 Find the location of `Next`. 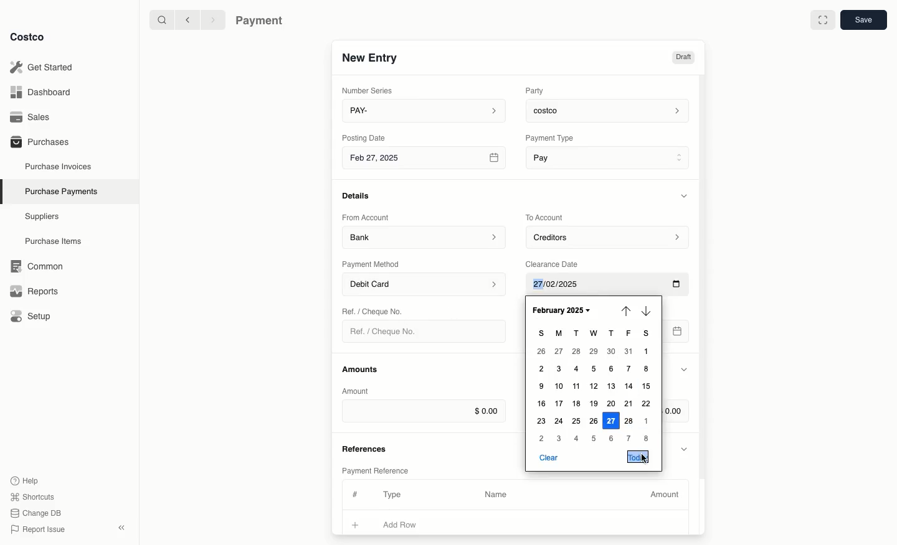

Next is located at coordinates (648, 311).